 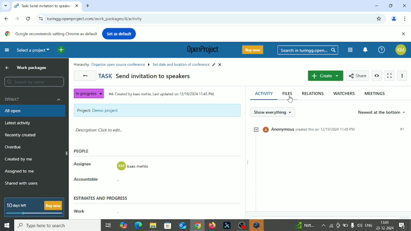 What do you see at coordinates (14, 147) in the screenshot?
I see `Overdue` at bounding box center [14, 147].